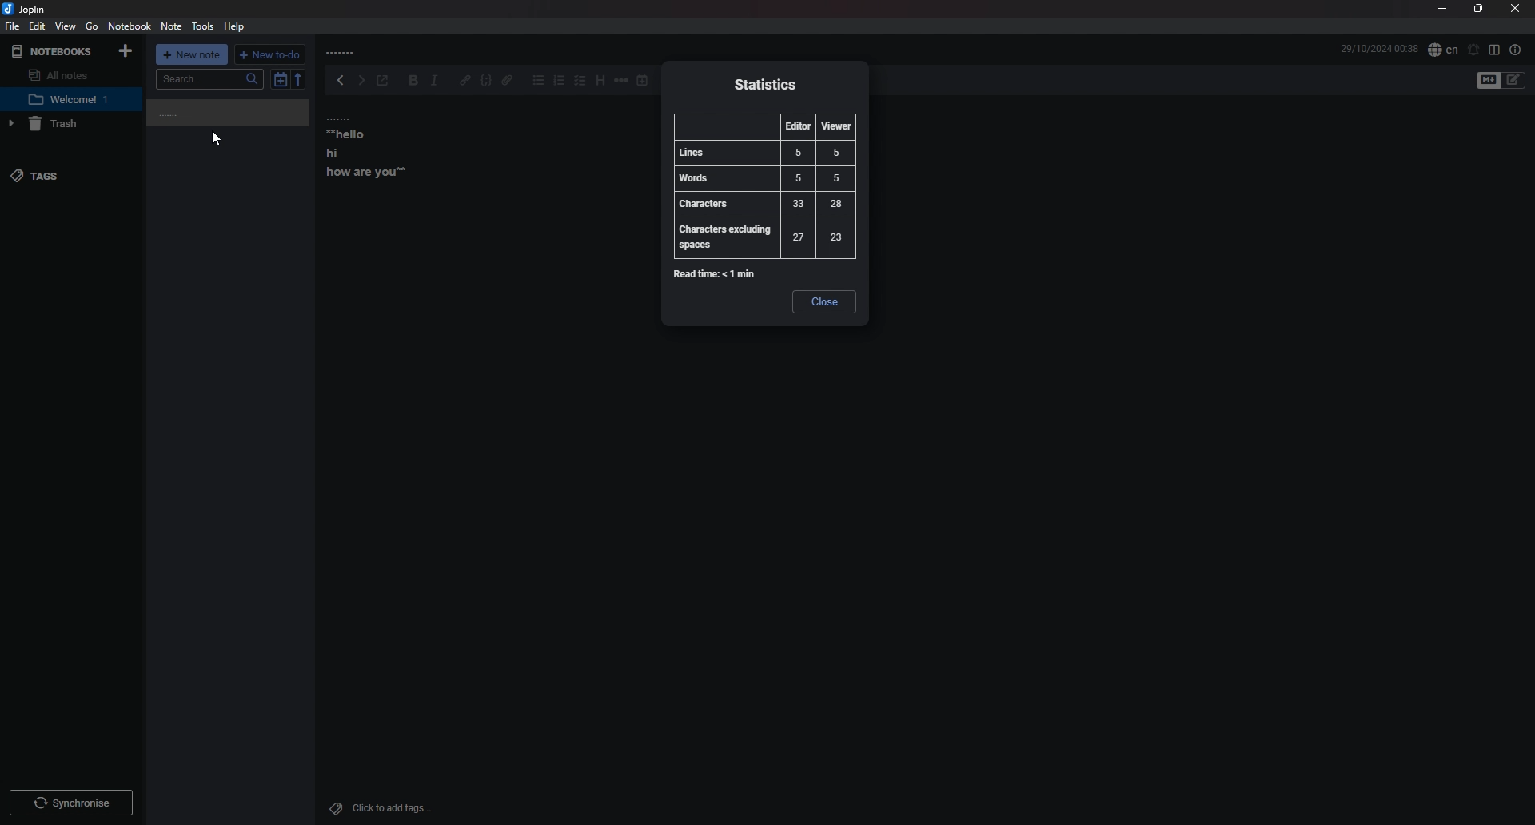 Image resolution: width=1535 pixels, height=825 pixels. I want to click on editor, so click(798, 127).